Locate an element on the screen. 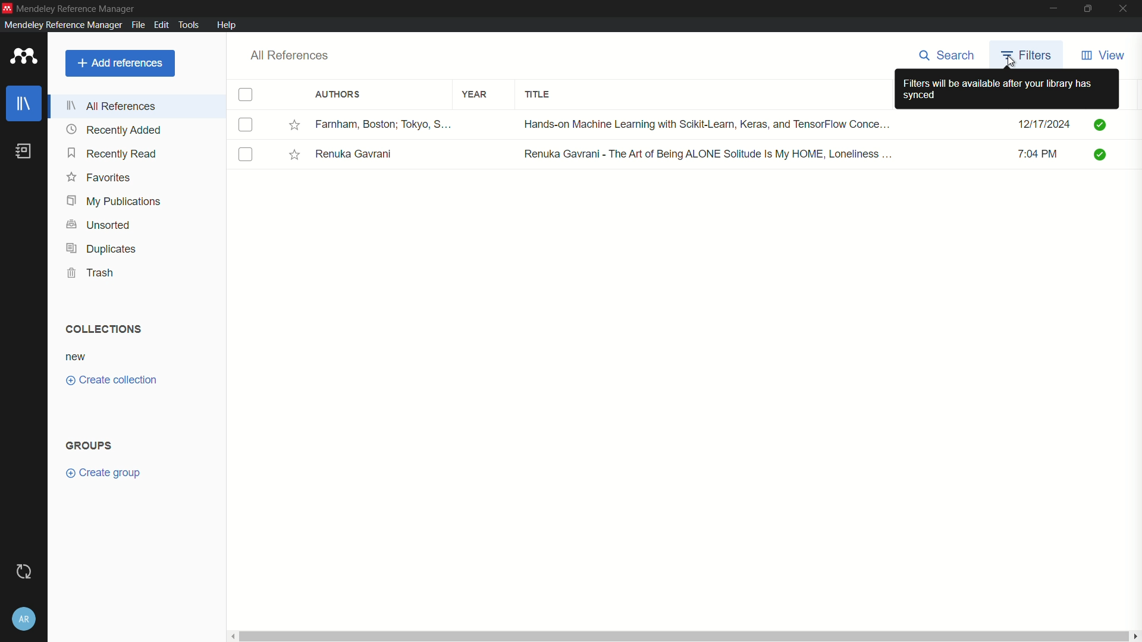  Checkmarks is located at coordinates (1102, 154).